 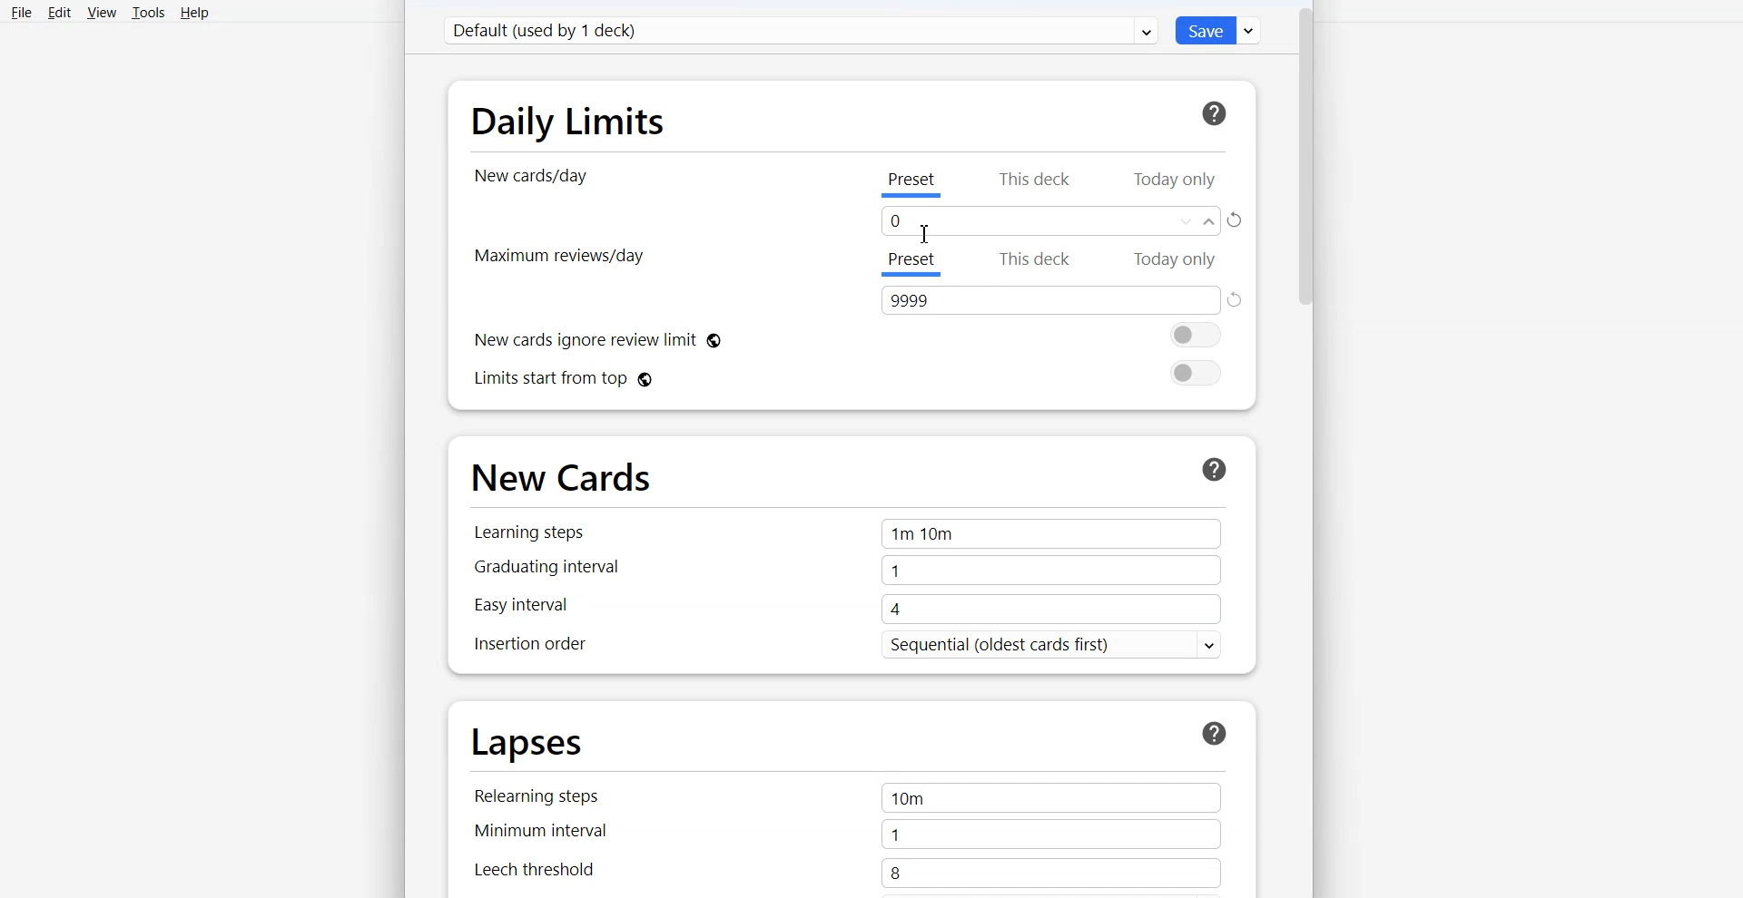 What do you see at coordinates (545, 533) in the screenshot?
I see `Learning steps` at bounding box center [545, 533].